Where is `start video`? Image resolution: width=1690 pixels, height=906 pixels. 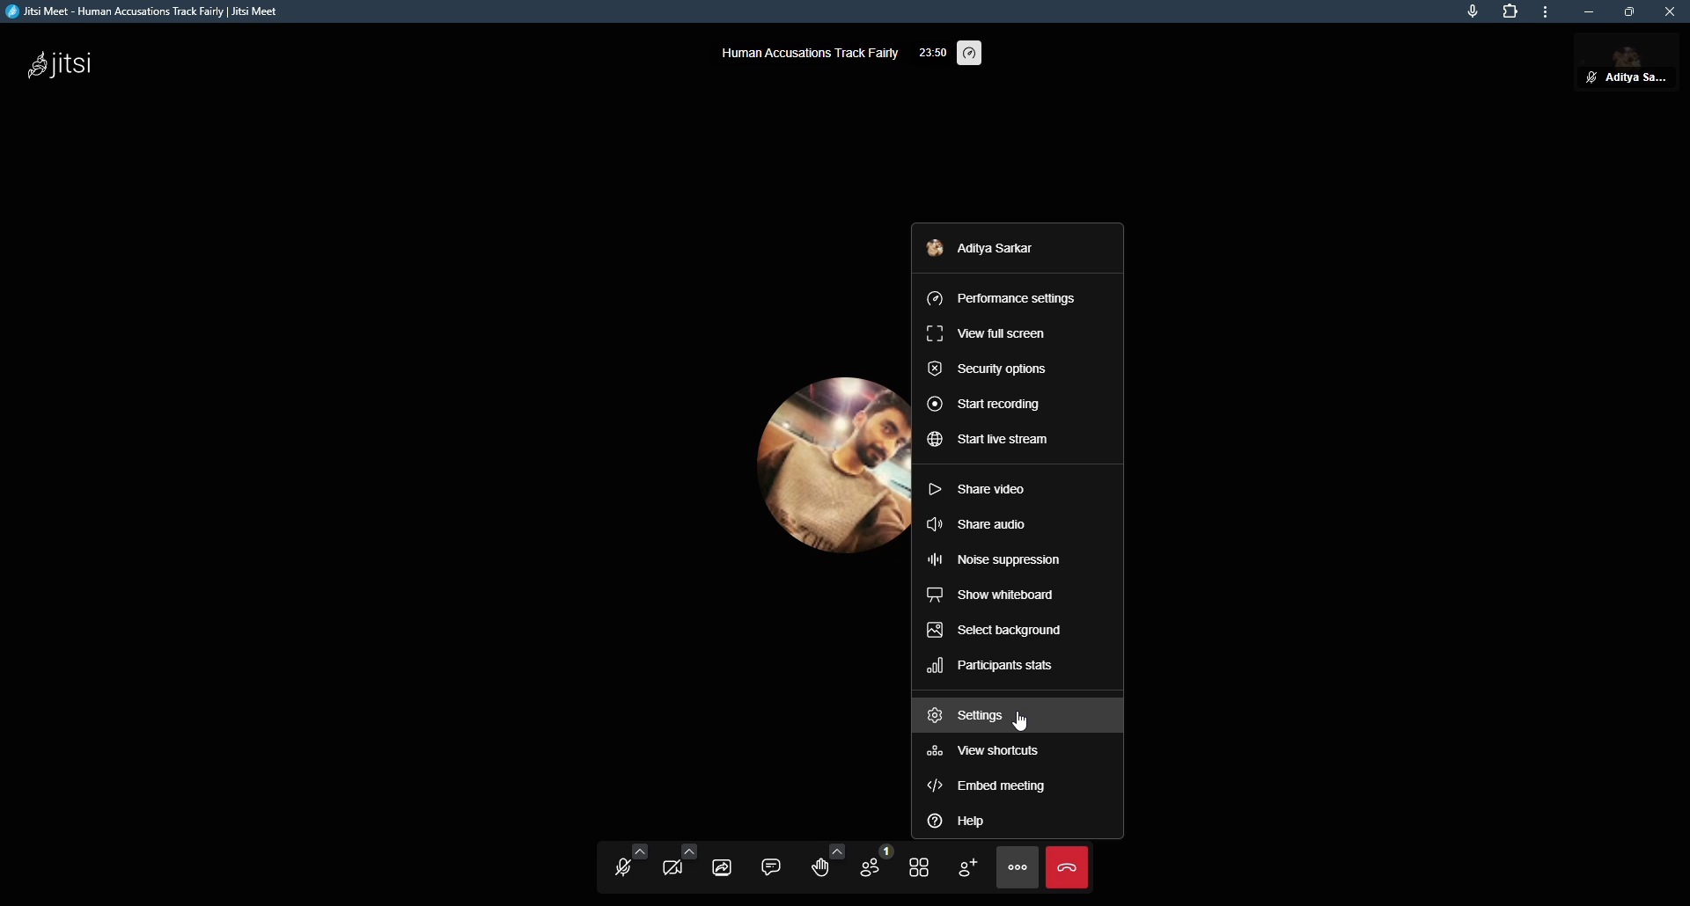
start video is located at coordinates (676, 864).